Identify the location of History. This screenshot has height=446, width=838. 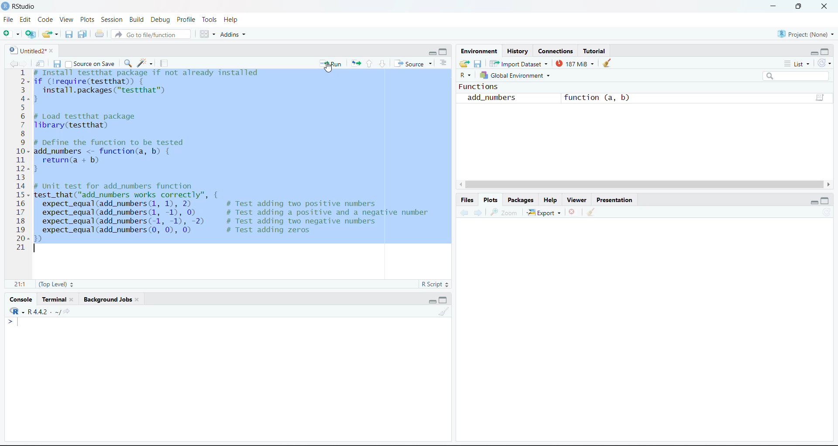
(516, 50).